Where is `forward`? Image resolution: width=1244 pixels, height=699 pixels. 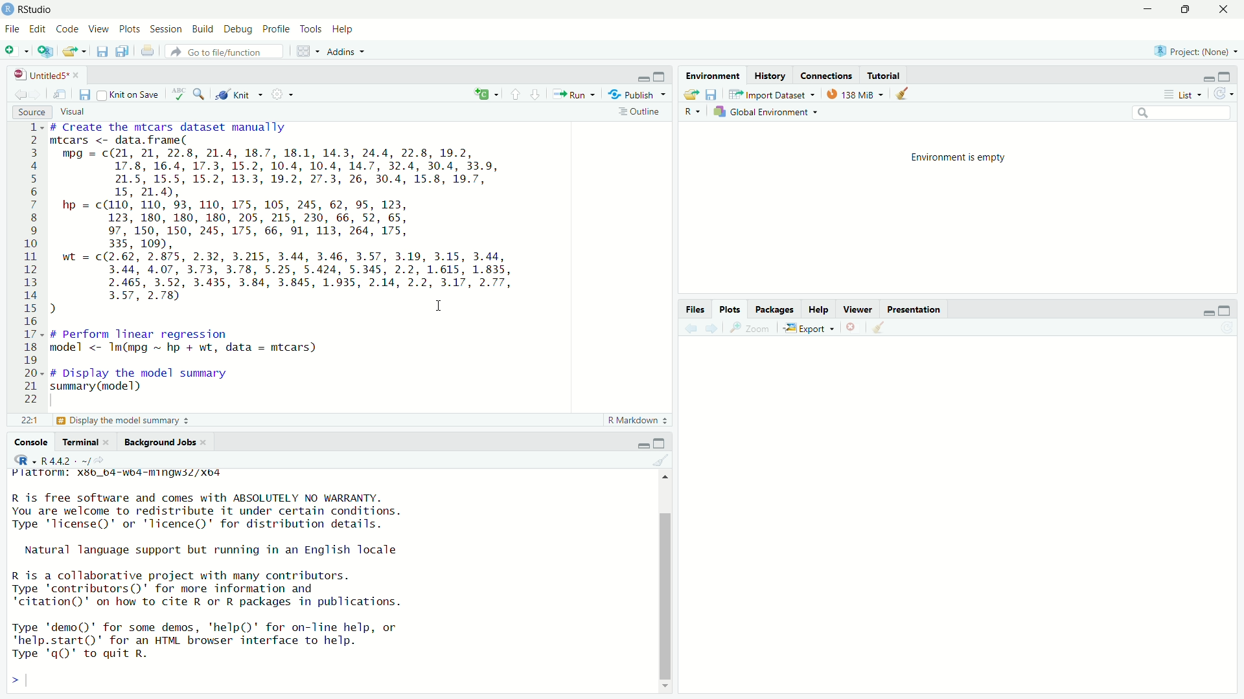
forward is located at coordinates (714, 329).